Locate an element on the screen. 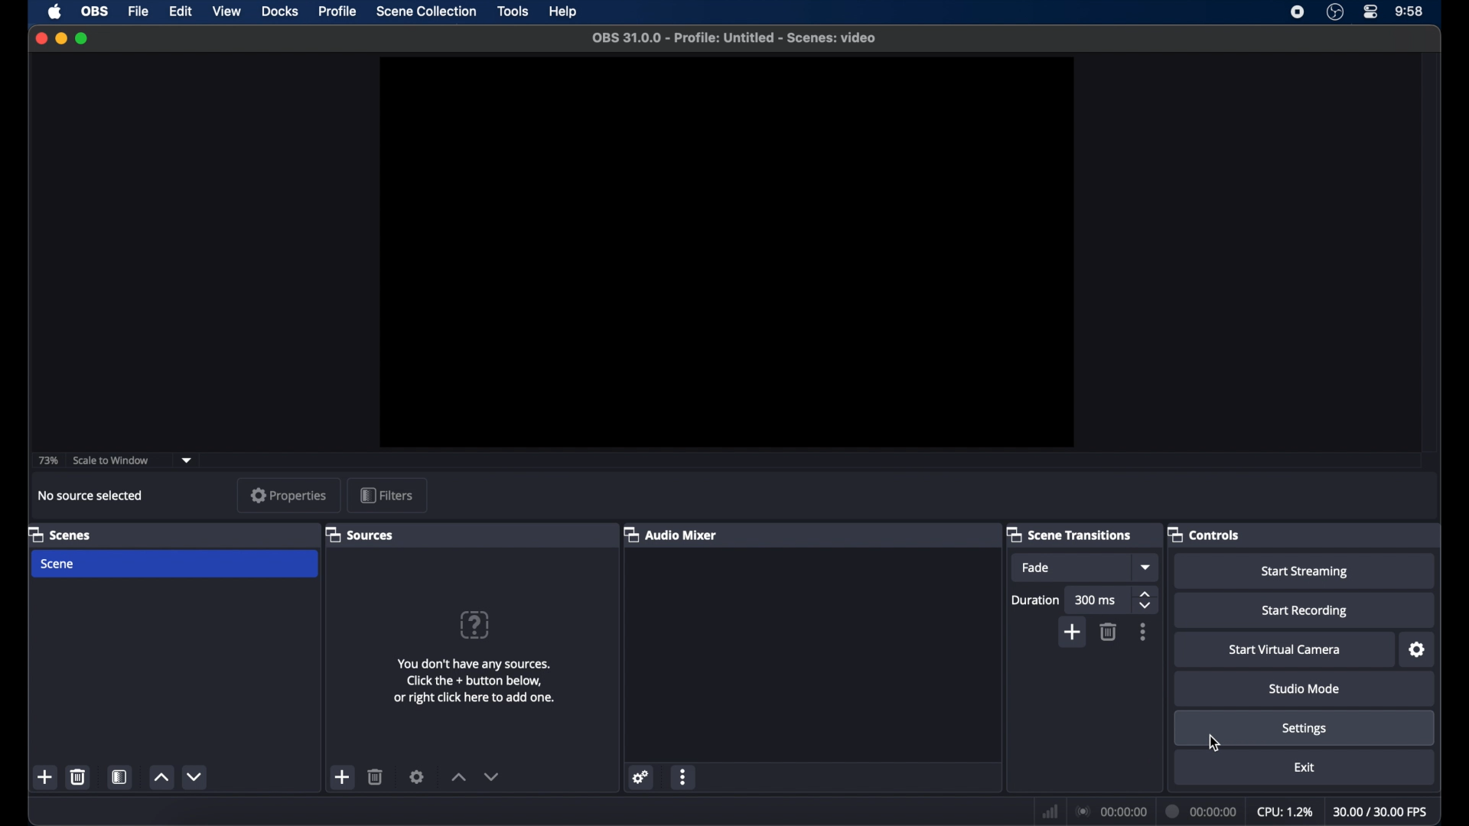  scale to window is located at coordinates (112, 459).